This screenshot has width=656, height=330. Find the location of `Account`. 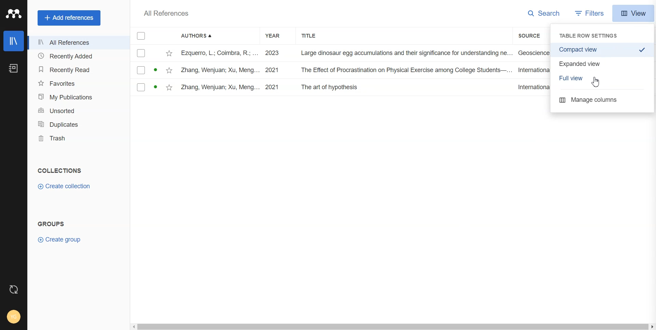

Account is located at coordinates (14, 317).